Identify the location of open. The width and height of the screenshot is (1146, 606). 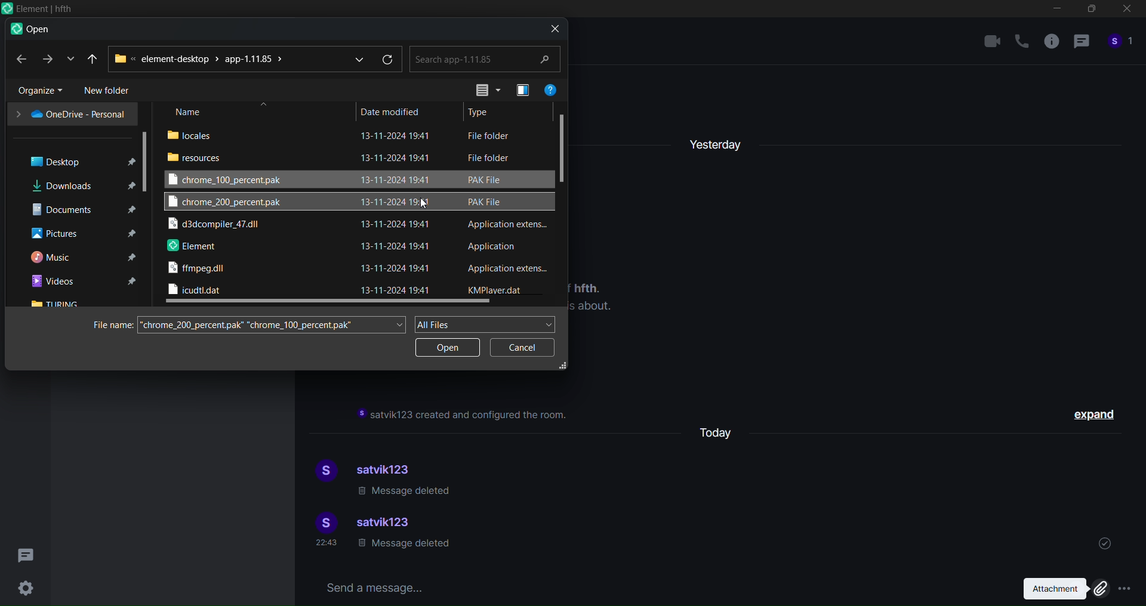
(30, 30).